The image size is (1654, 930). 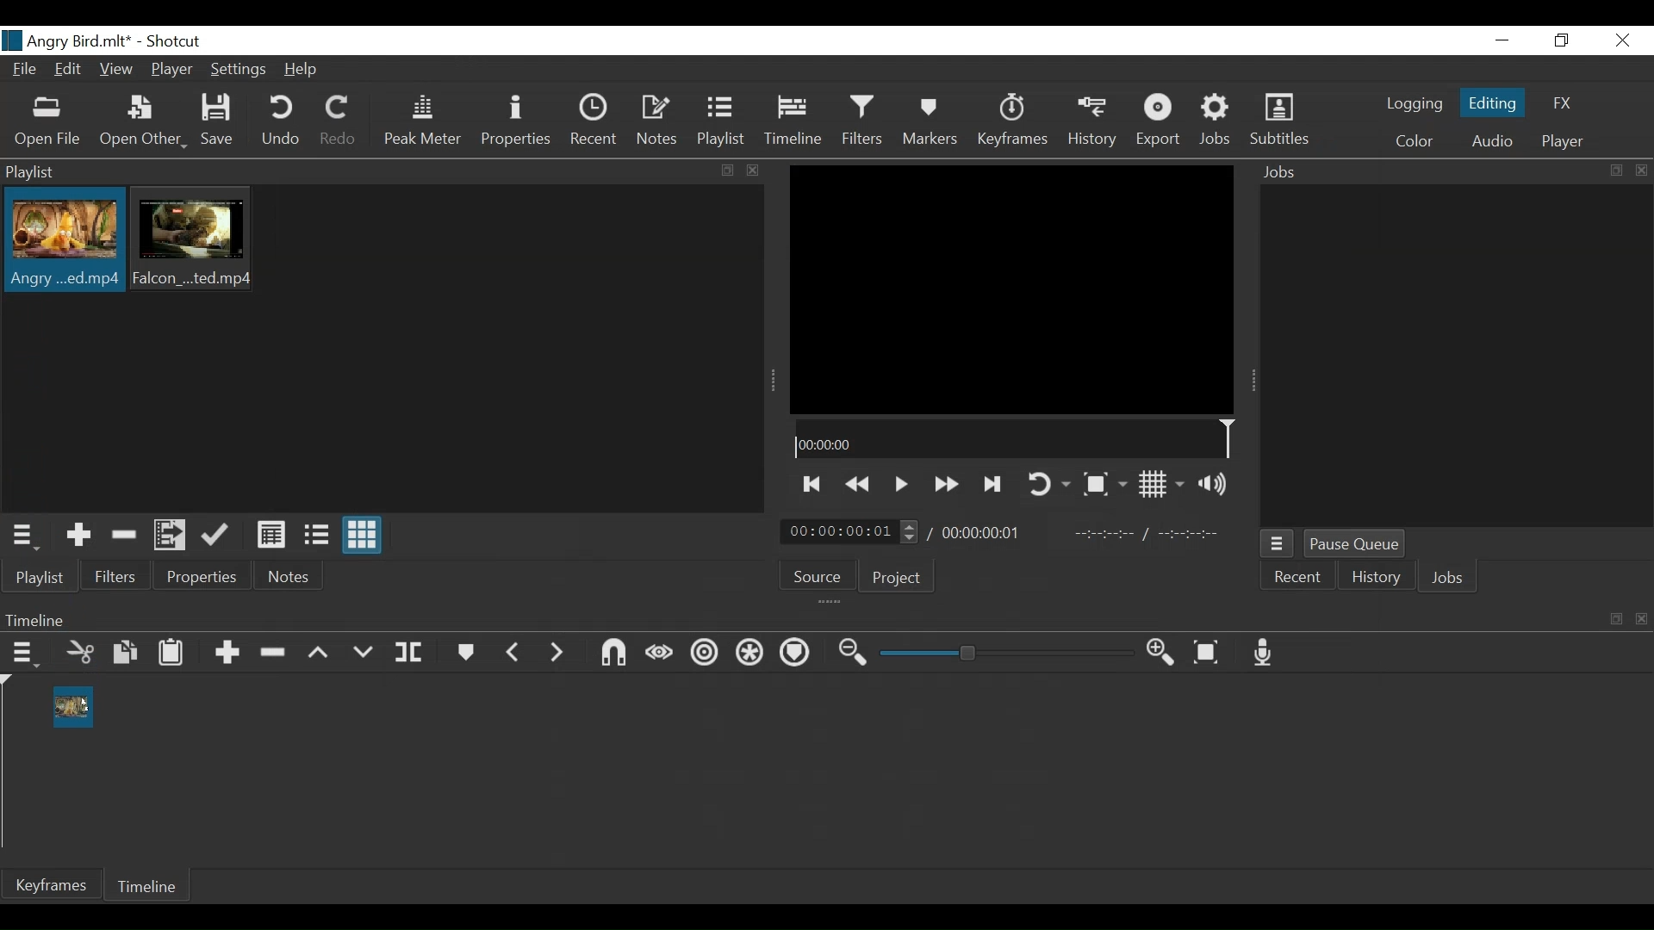 I want to click on Add the Source to the laylist, so click(x=79, y=536).